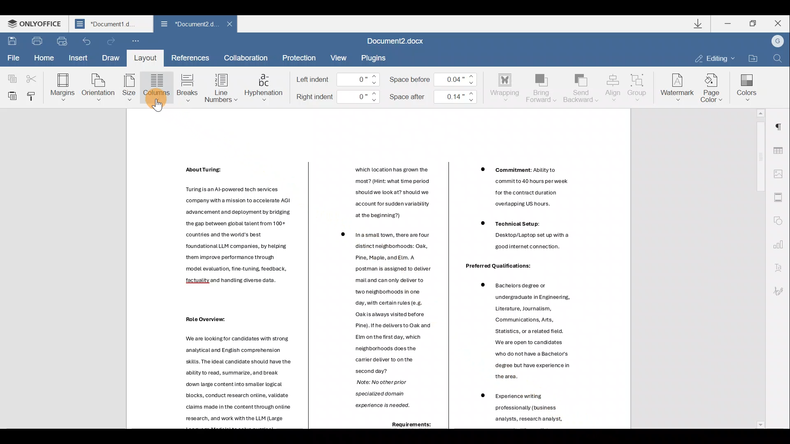 The image size is (790, 444). What do you see at coordinates (62, 86) in the screenshot?
I see `Margins` at bounding box center [62, 86].